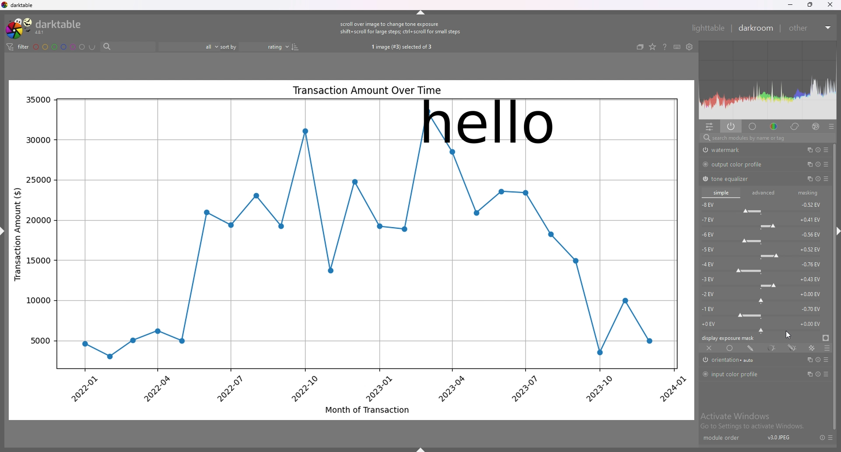  Describe the element at coordinates (18, 48) in the screenshot. I see `filter` at that location.